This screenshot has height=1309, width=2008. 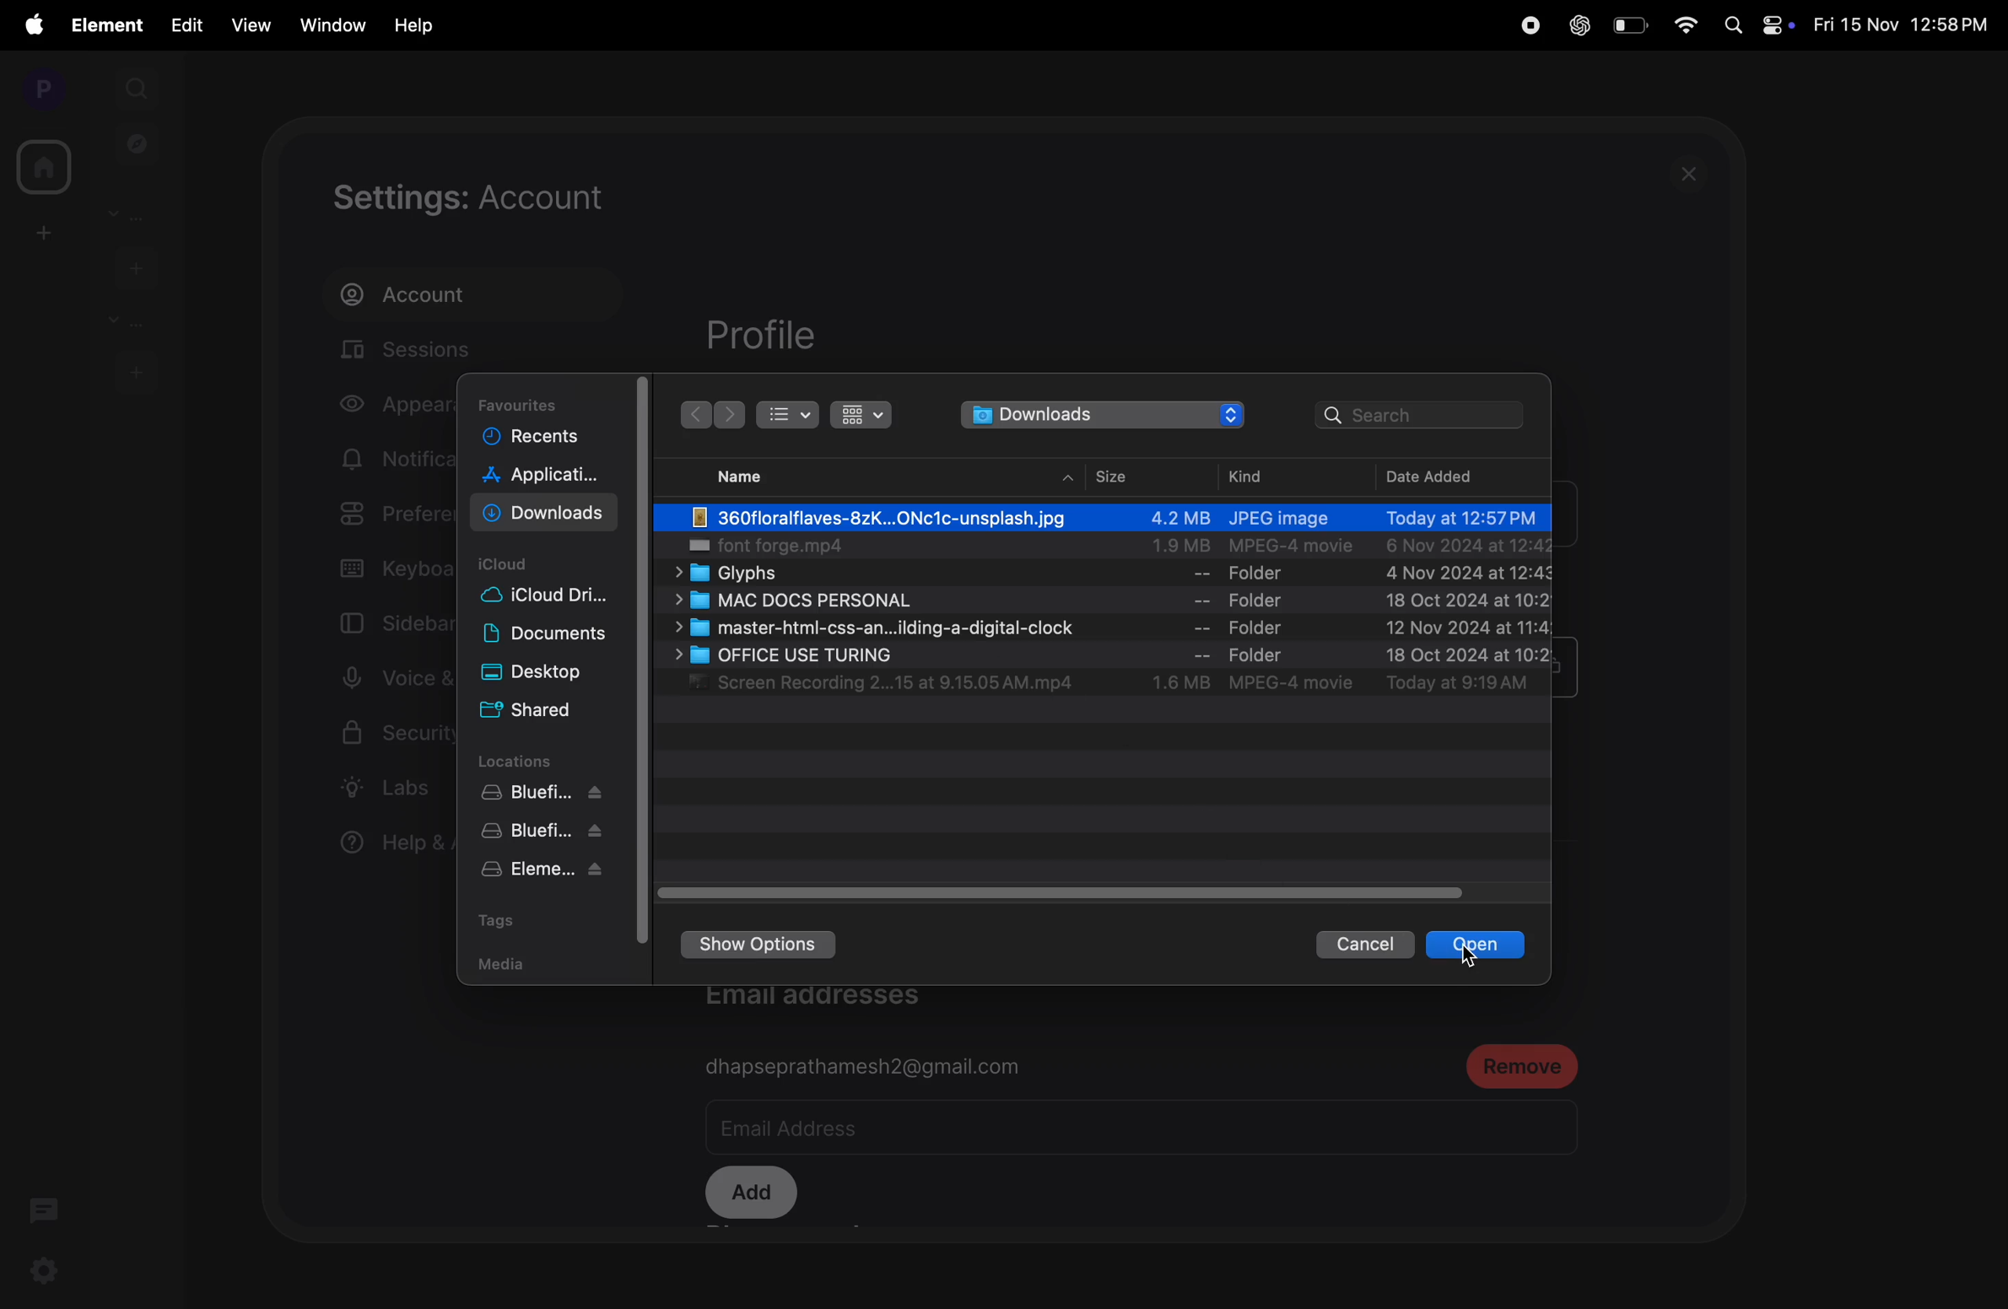 I want to click on chatgpt, so click(x=1577, y=26).